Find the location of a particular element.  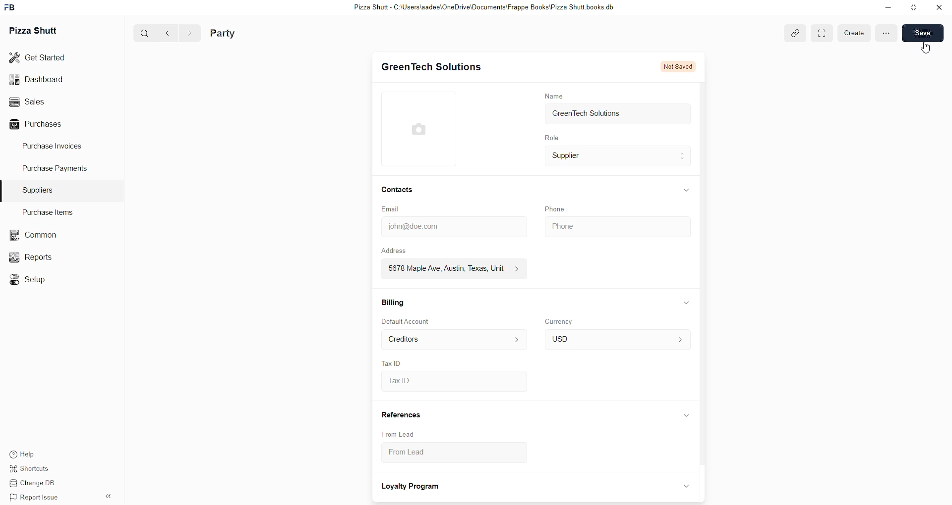

Tax ID is located at coordinates (453, 382).